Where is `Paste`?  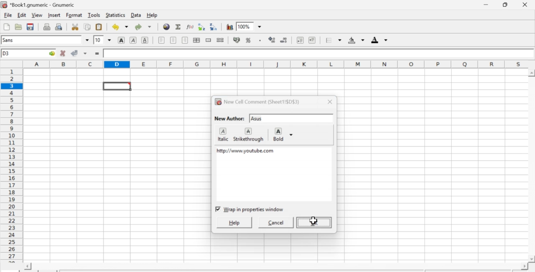
Paste is located at coordinates (99, 28).